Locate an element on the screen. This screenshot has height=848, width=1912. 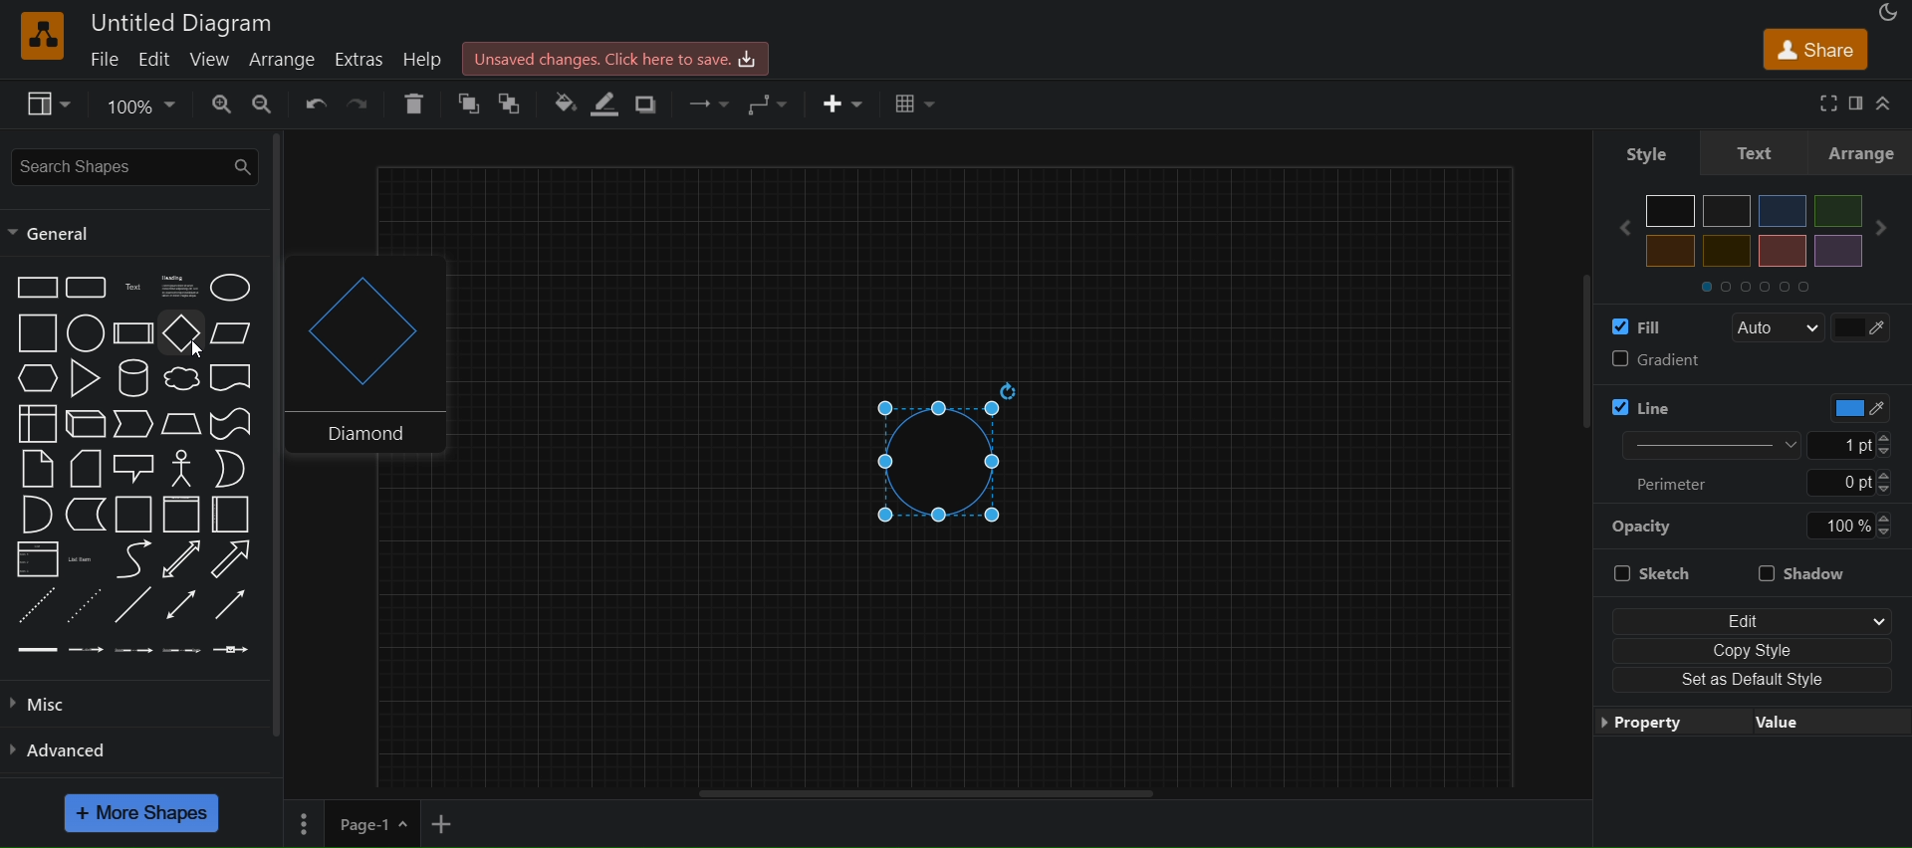
title is located at coordinates (183, 22).